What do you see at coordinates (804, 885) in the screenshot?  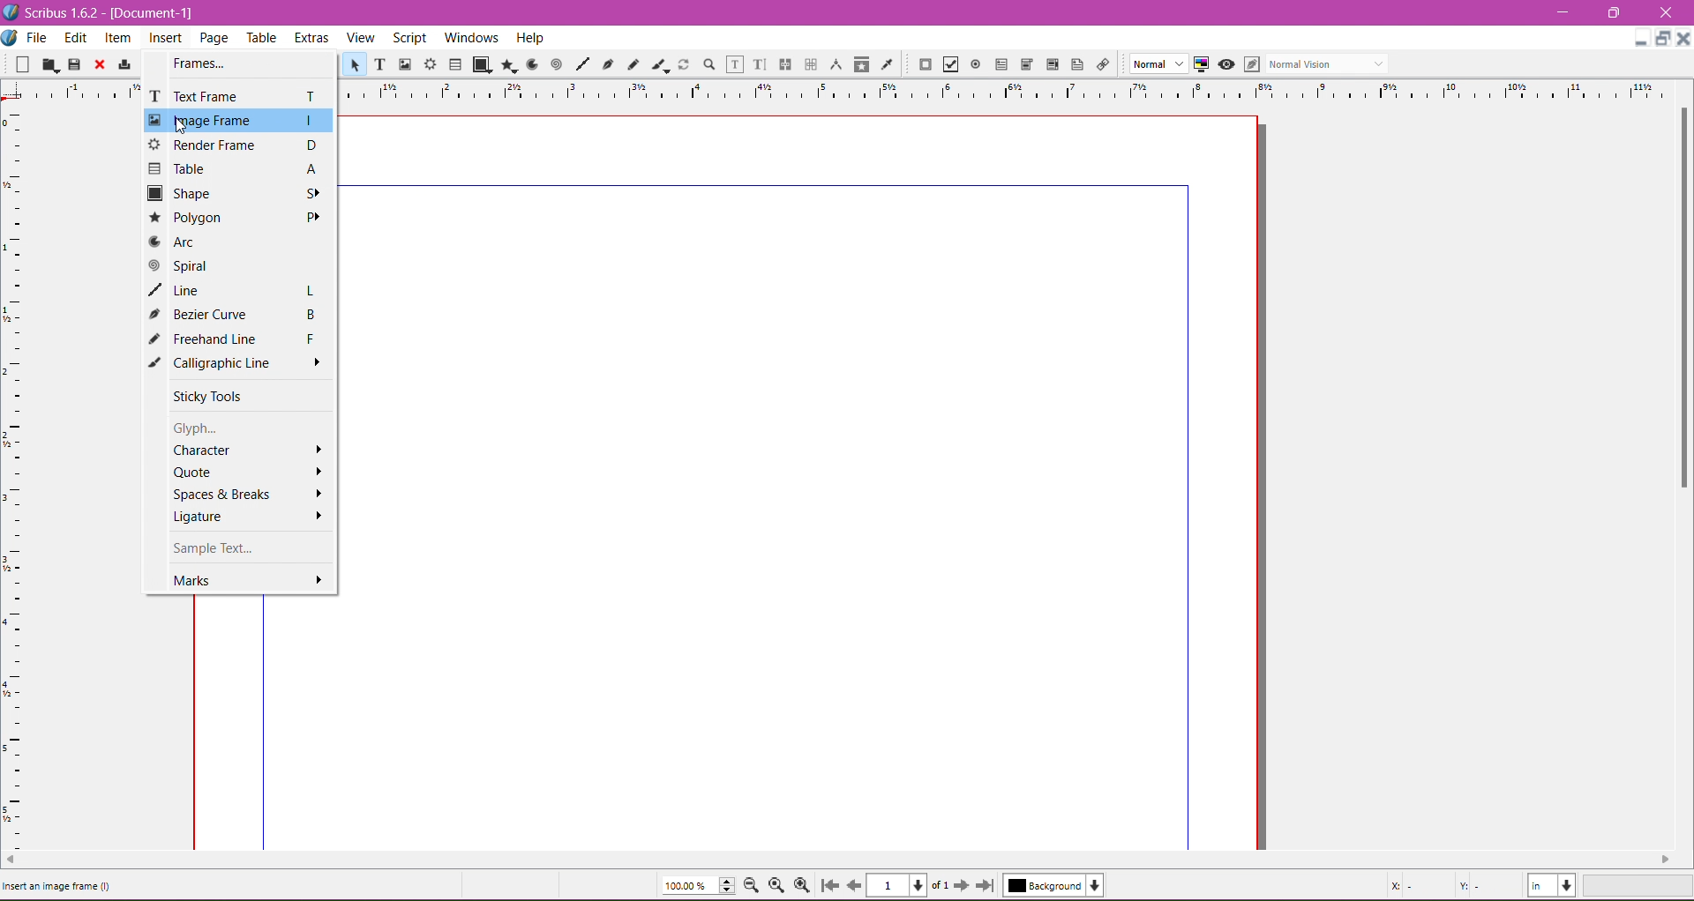 I see `Zoom In by the stepping value in the Tools preferences` at bounding box center [804, 885].